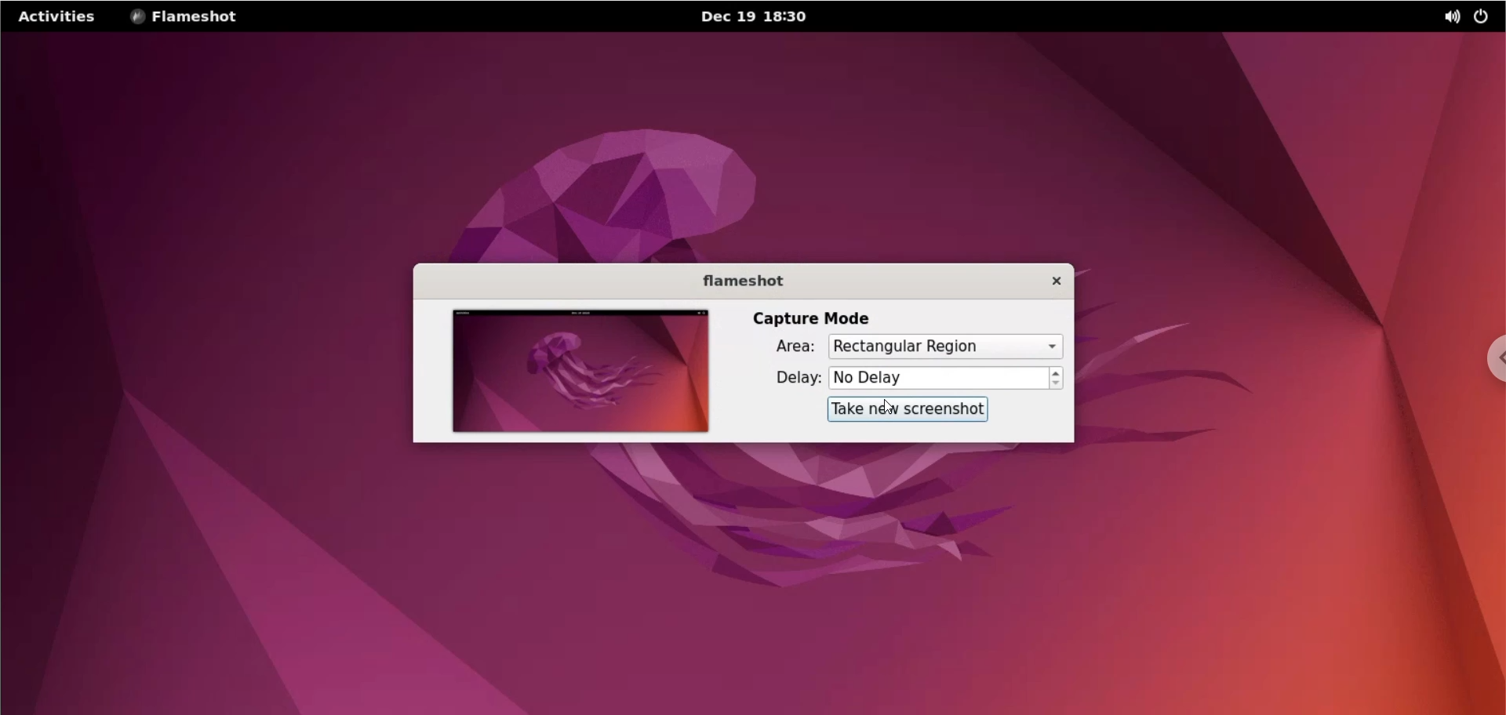 This screenshot has width=1506, height=715. I want to click on Date and time, so click(759, 16).